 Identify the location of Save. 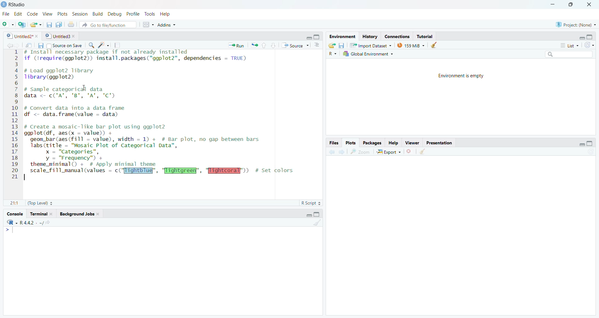
(39, 46).